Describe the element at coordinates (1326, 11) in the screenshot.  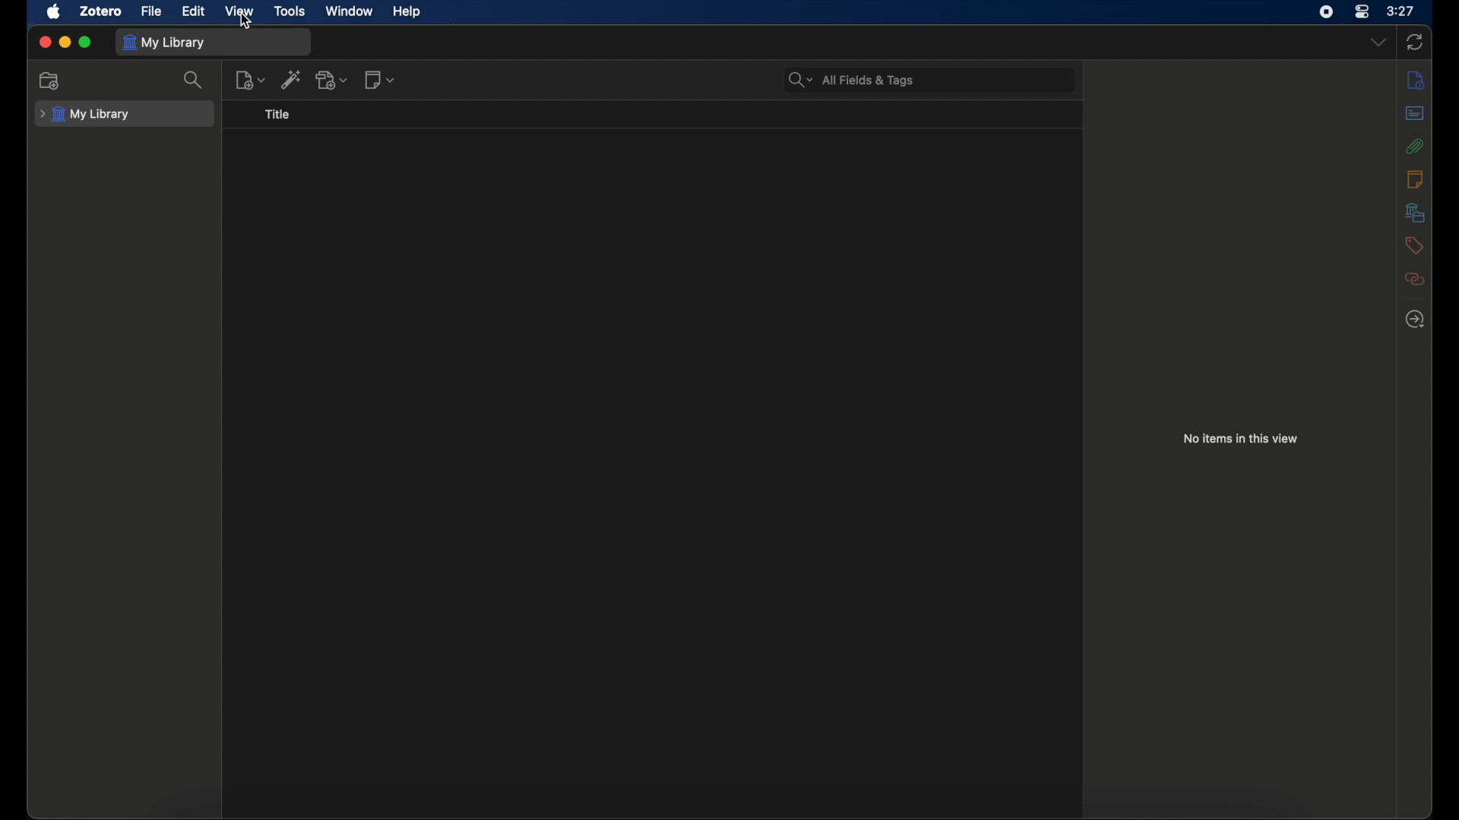
I see `screen recorder ` at that location.